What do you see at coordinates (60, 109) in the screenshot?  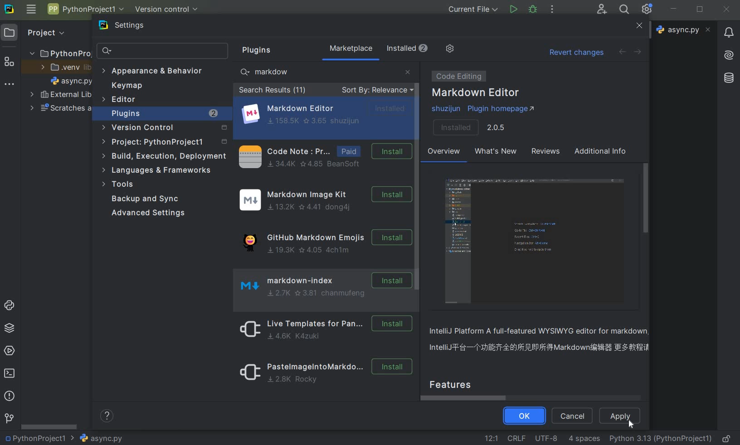 I see `scratches and consoles` at bounding box center [60, 109].